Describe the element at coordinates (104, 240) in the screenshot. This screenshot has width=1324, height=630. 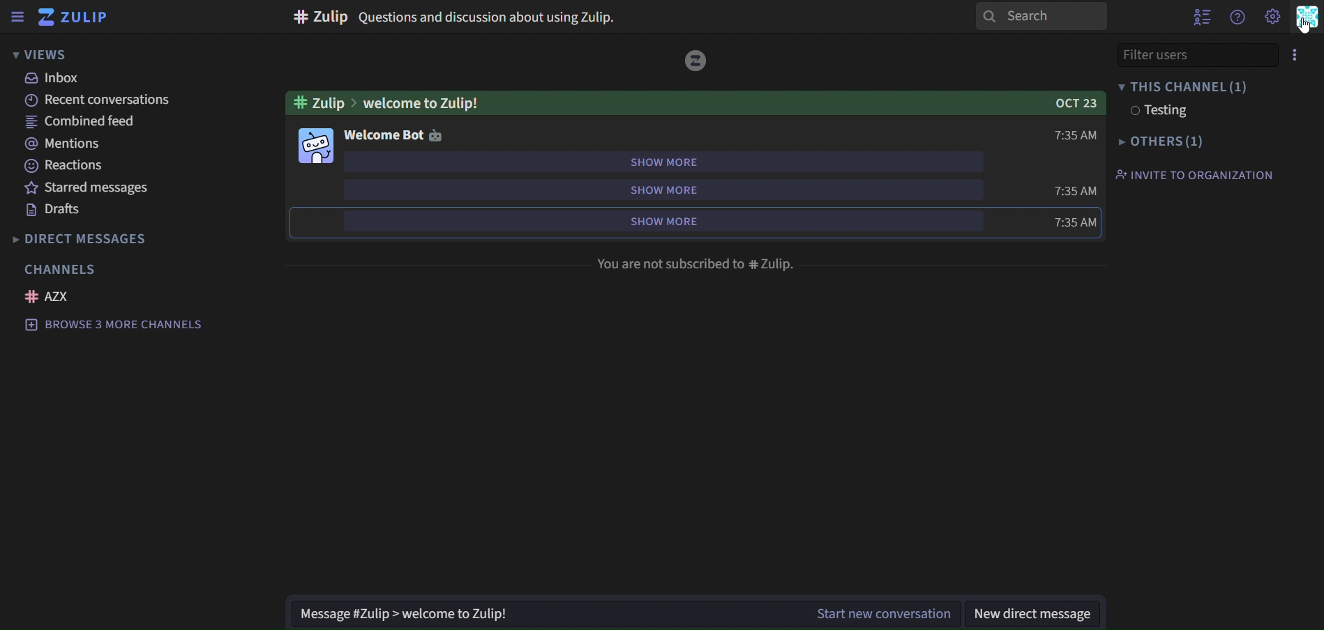
I see `direct messages` at that location.